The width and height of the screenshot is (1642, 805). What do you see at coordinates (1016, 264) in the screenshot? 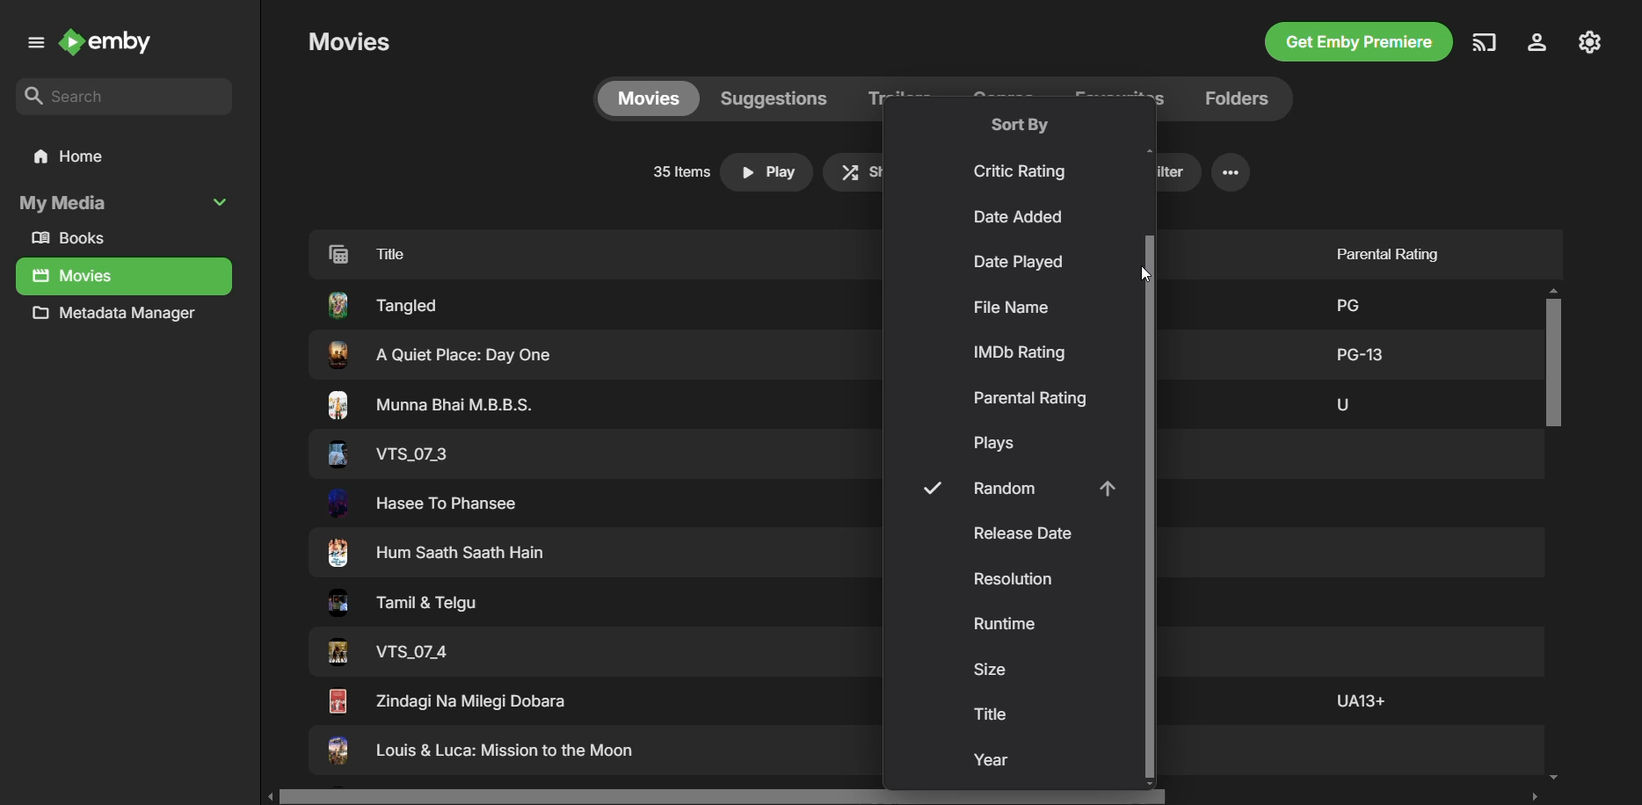
I see `Date Played` at bounding box center [1016, 264].